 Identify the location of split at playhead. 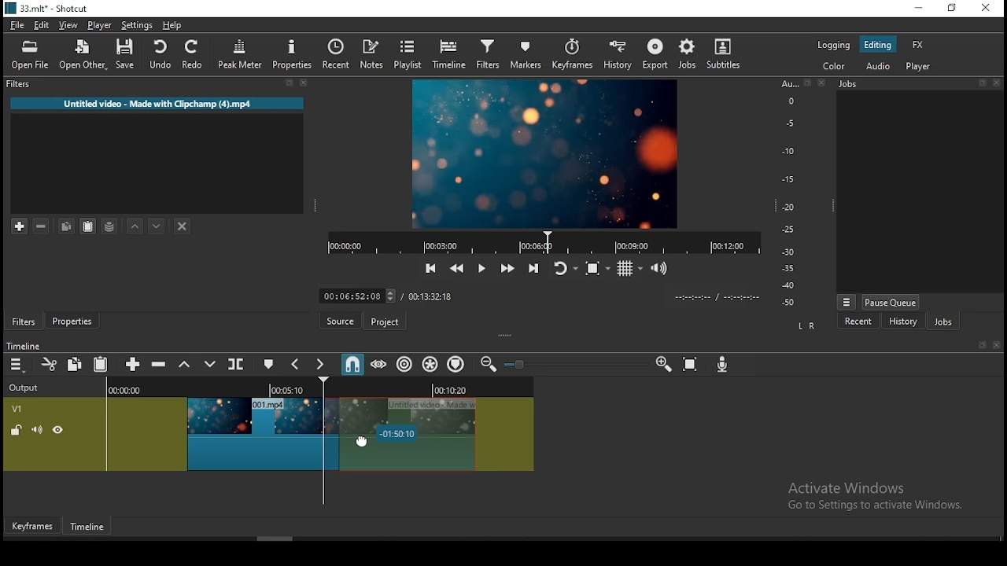
(238, 366).